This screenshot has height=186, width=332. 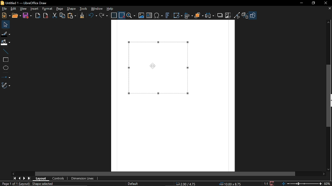 What do you see at coordinates (104, 15) in the screenshot?
I see `Redo` at bounding box center [104, 15].